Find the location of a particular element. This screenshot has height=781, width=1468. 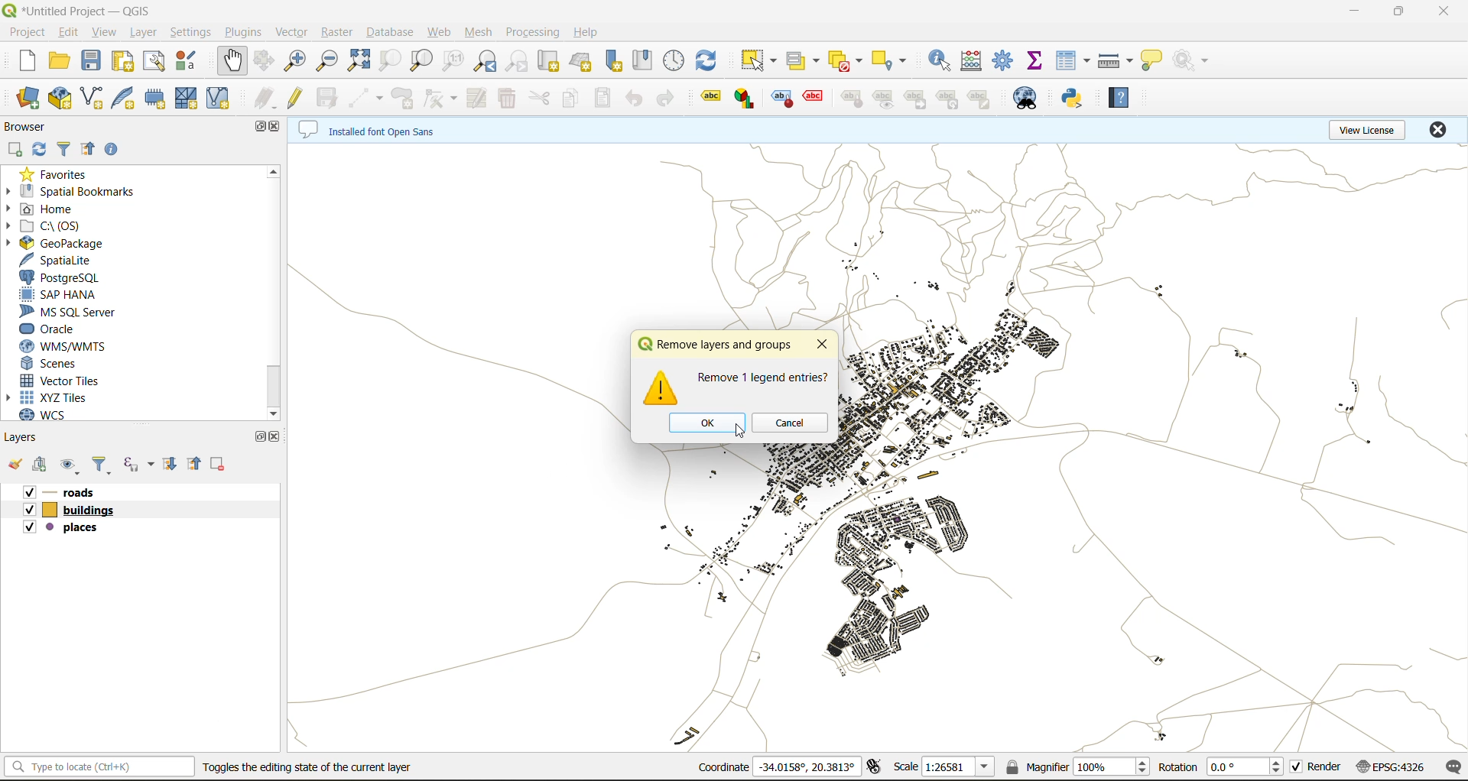

oracle is located at coordinates (60, 330).